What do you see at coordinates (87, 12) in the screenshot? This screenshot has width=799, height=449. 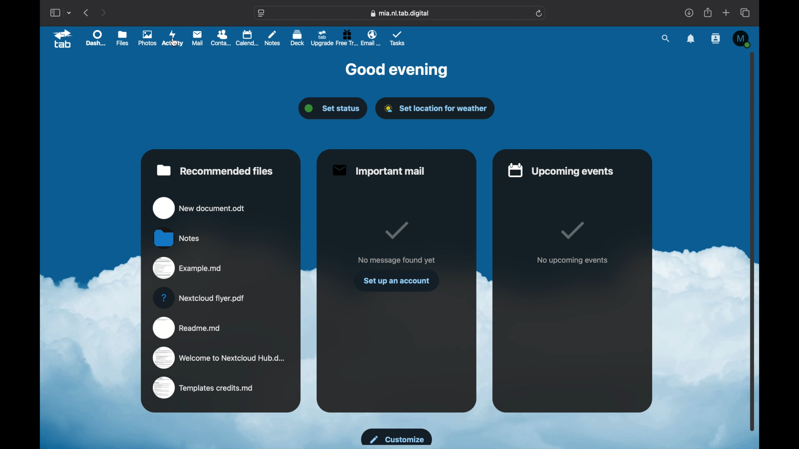 I see `back` at bounding box center [87, 12].